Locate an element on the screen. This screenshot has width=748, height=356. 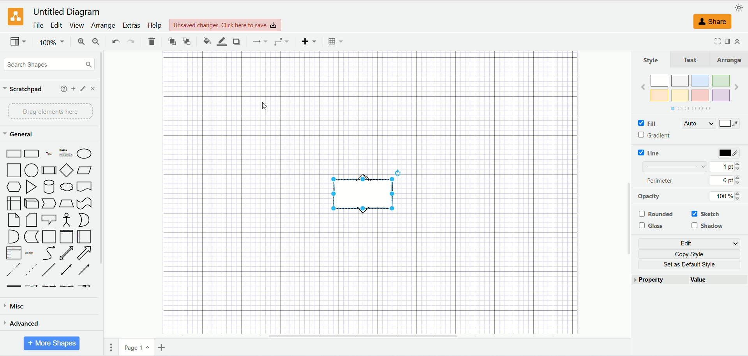
pages is located at coordinates (113, 346).